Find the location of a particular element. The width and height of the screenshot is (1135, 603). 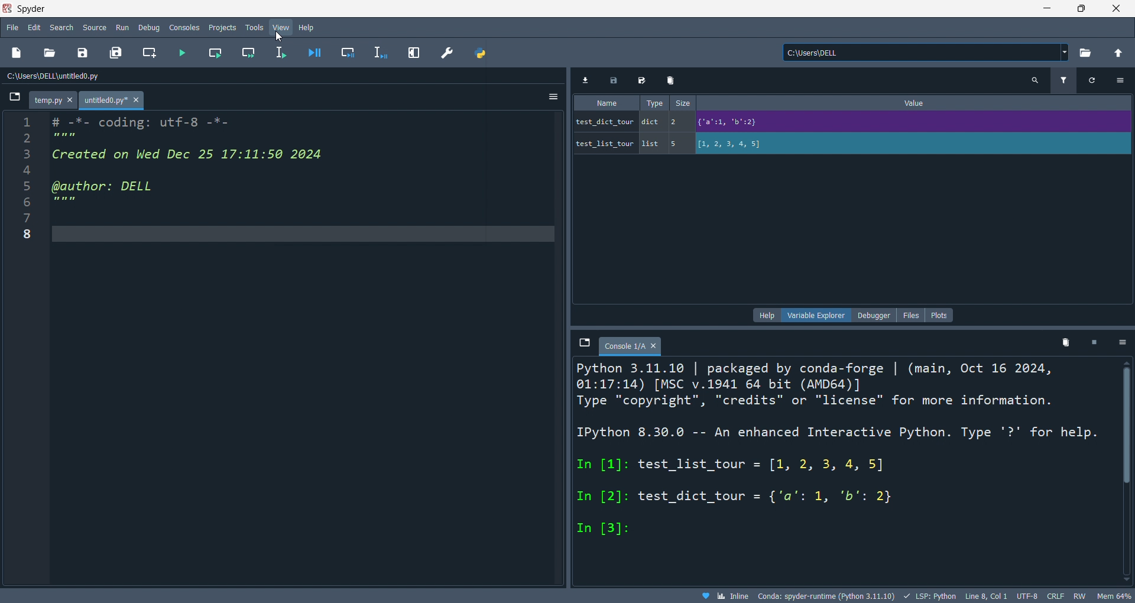

new file is located at coordinates (18, 53).